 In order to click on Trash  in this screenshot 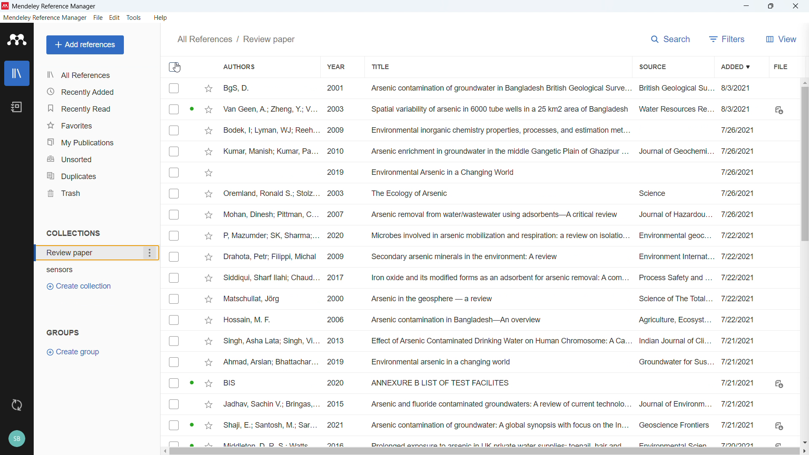, I will do `click(96, 193)`.